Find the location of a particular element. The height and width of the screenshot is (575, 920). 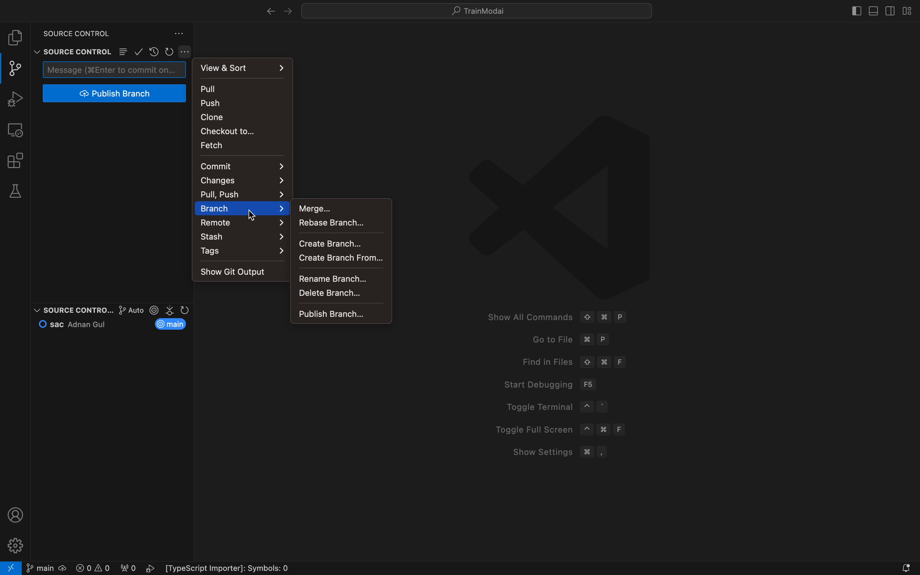

remote open is located at coordinates (11, 568).